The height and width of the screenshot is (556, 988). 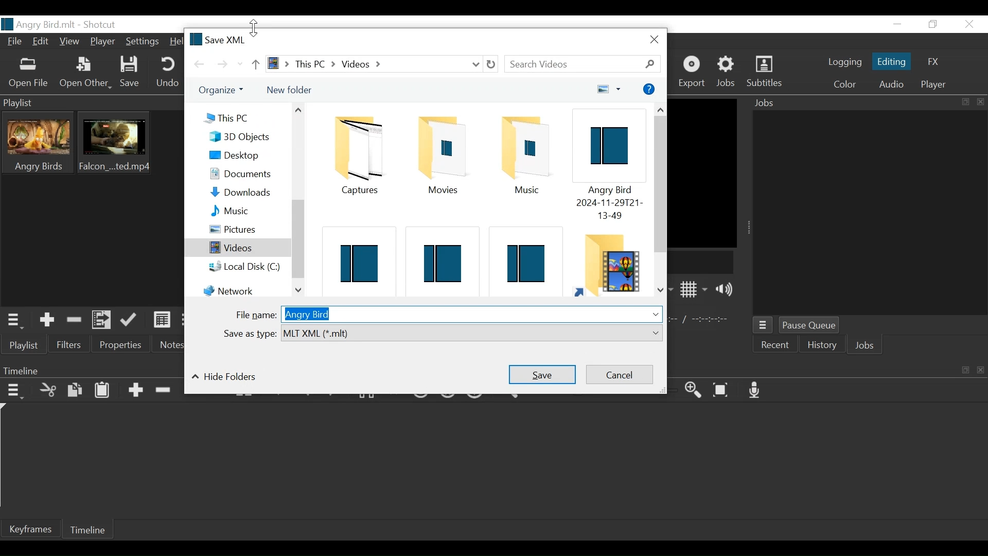 What do you see at coordinates (606, 167) in the screenshot?
I see `Shotcut File` at bounding box center [606, 167].